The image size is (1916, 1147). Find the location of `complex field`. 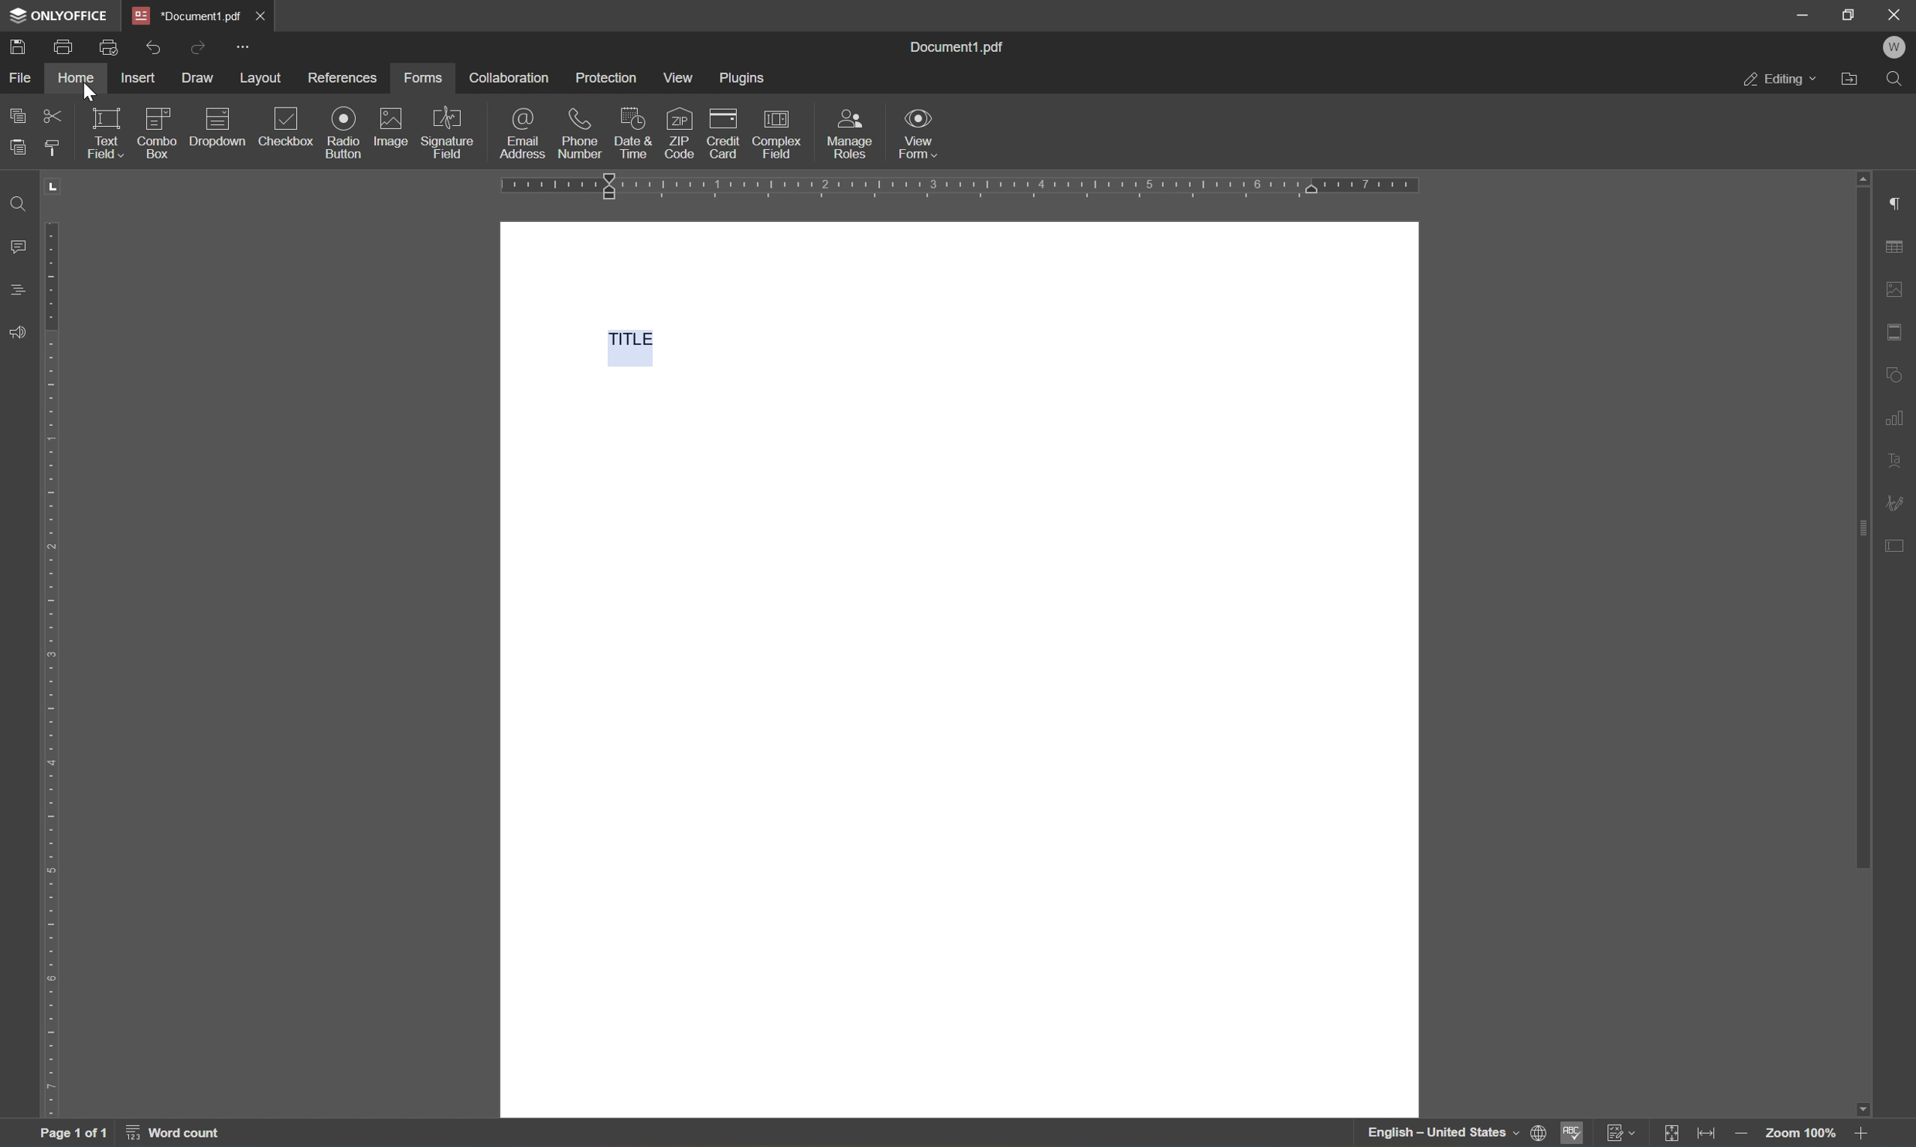

complex field is located at coordinates (779, 132).